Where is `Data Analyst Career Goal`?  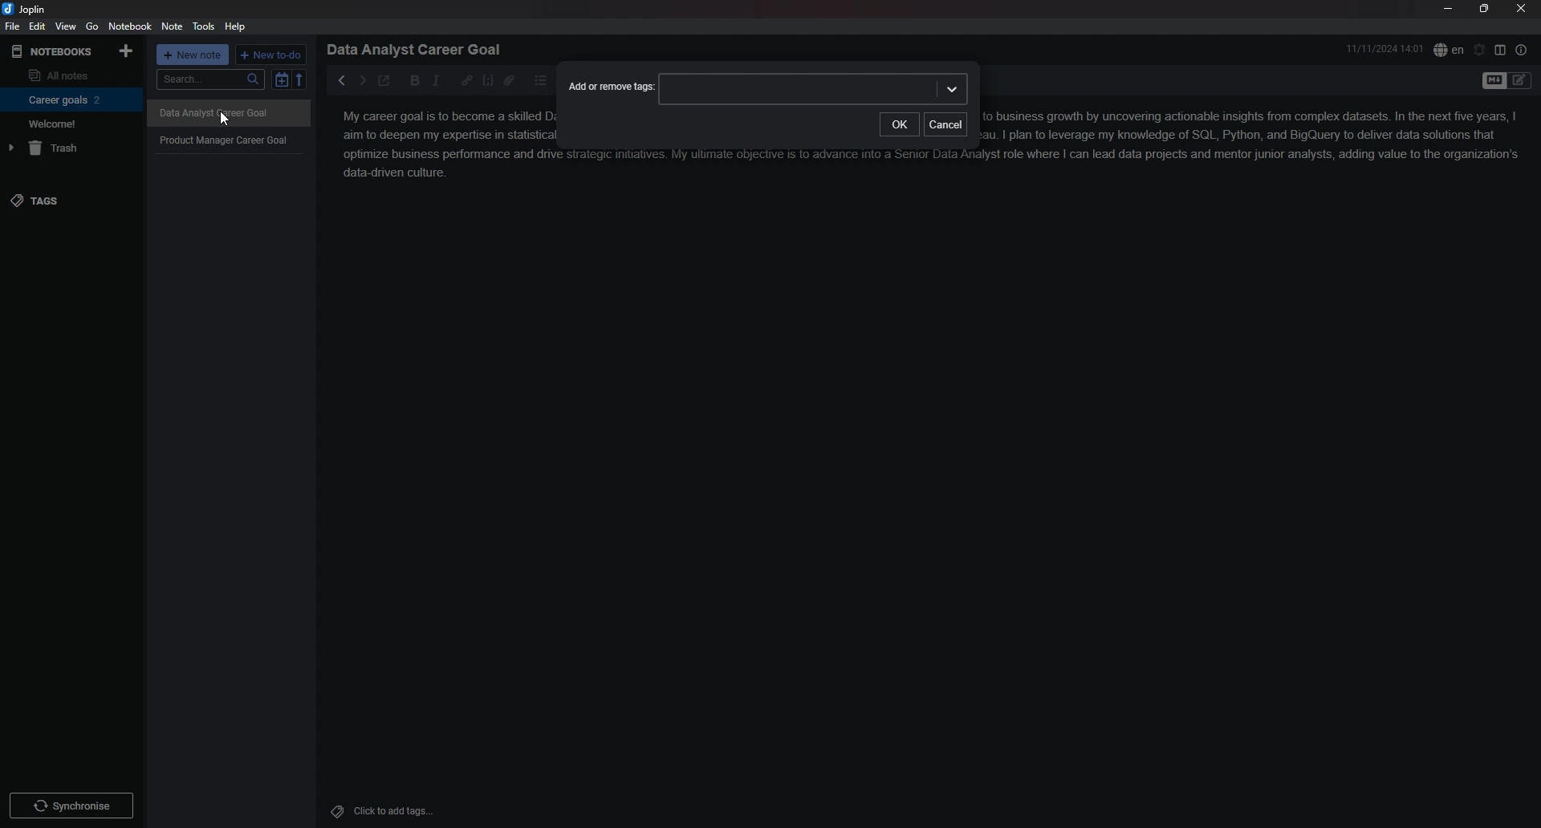 Data Analyst Career Goal is located at coordinates (420, 49).